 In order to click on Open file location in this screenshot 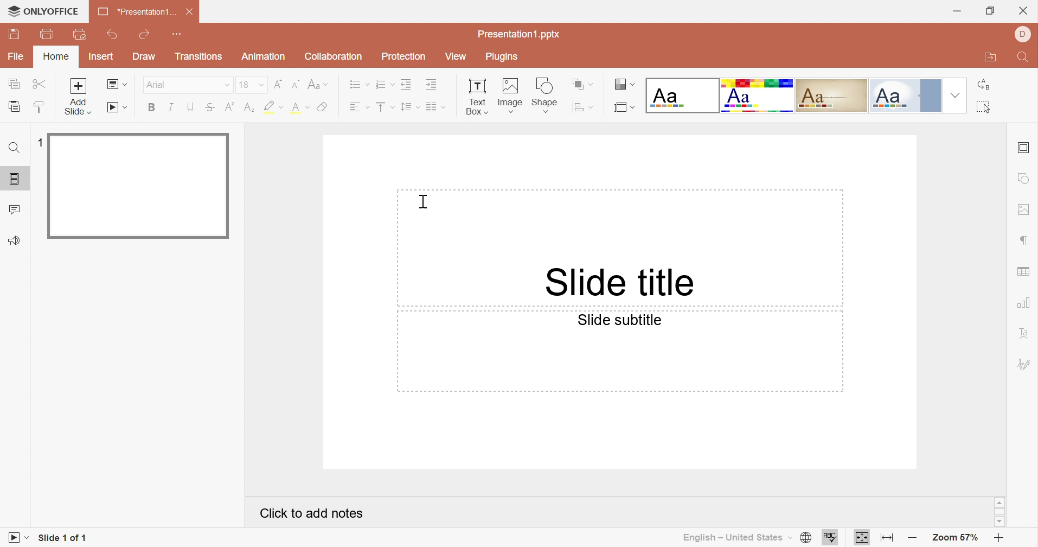, I will do `click(993, 59)`.